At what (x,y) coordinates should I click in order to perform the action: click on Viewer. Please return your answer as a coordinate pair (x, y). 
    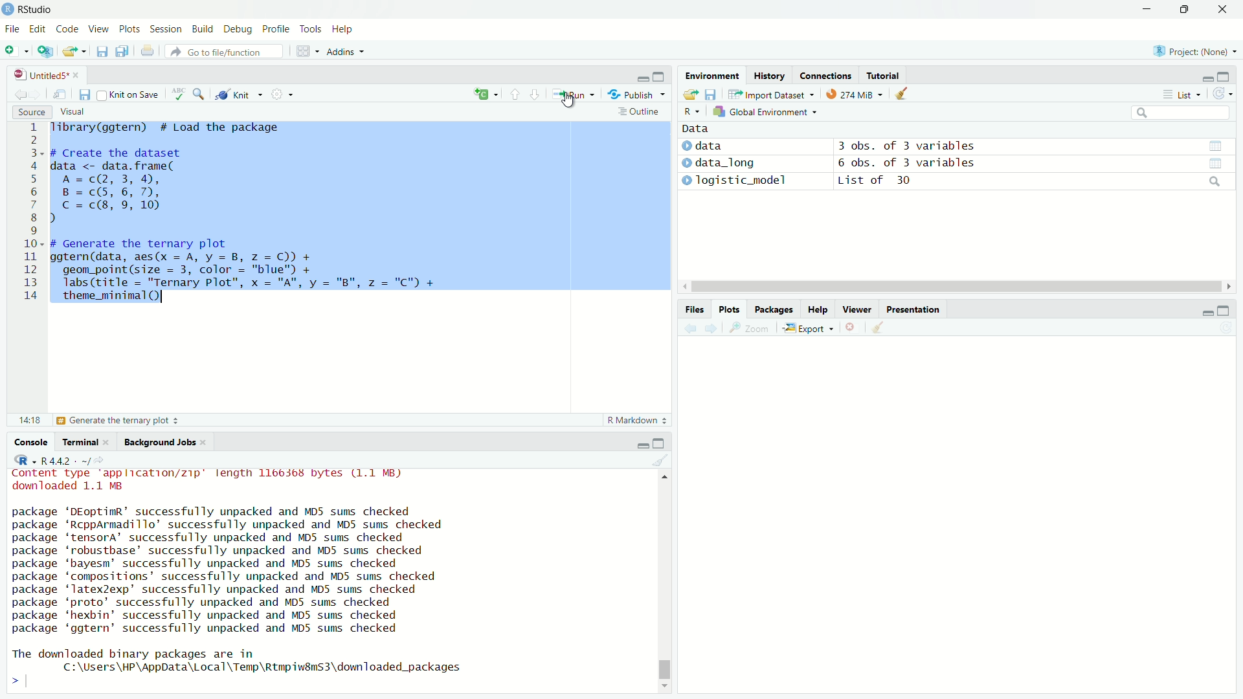
    Looking at the image, I should click on (858, 311).